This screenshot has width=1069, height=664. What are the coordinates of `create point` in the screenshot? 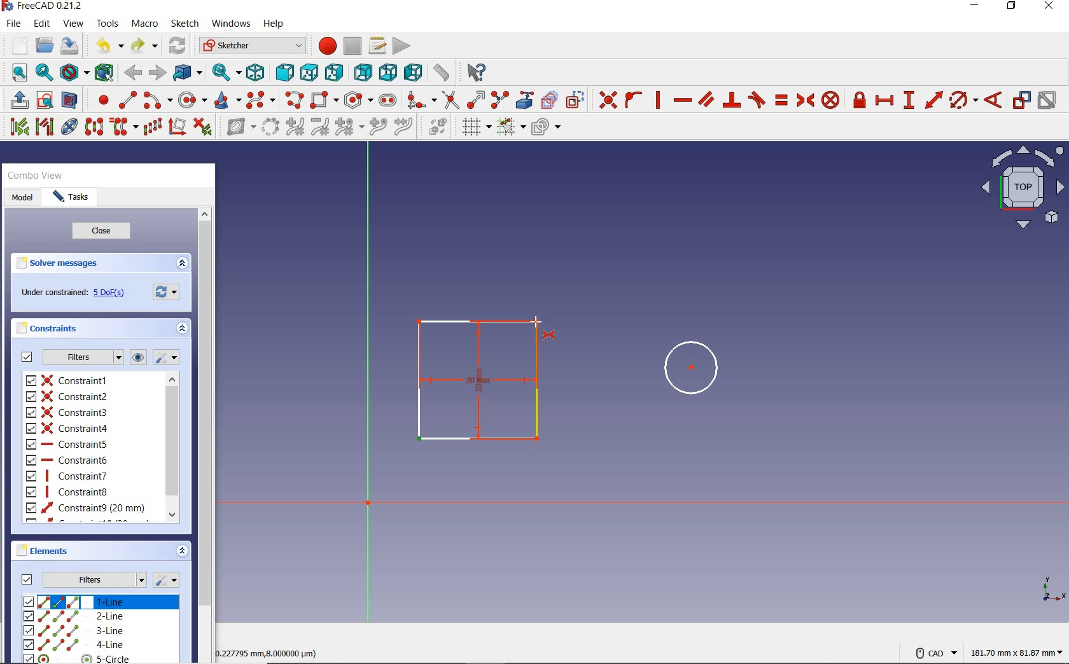 It's located at (100, 99).